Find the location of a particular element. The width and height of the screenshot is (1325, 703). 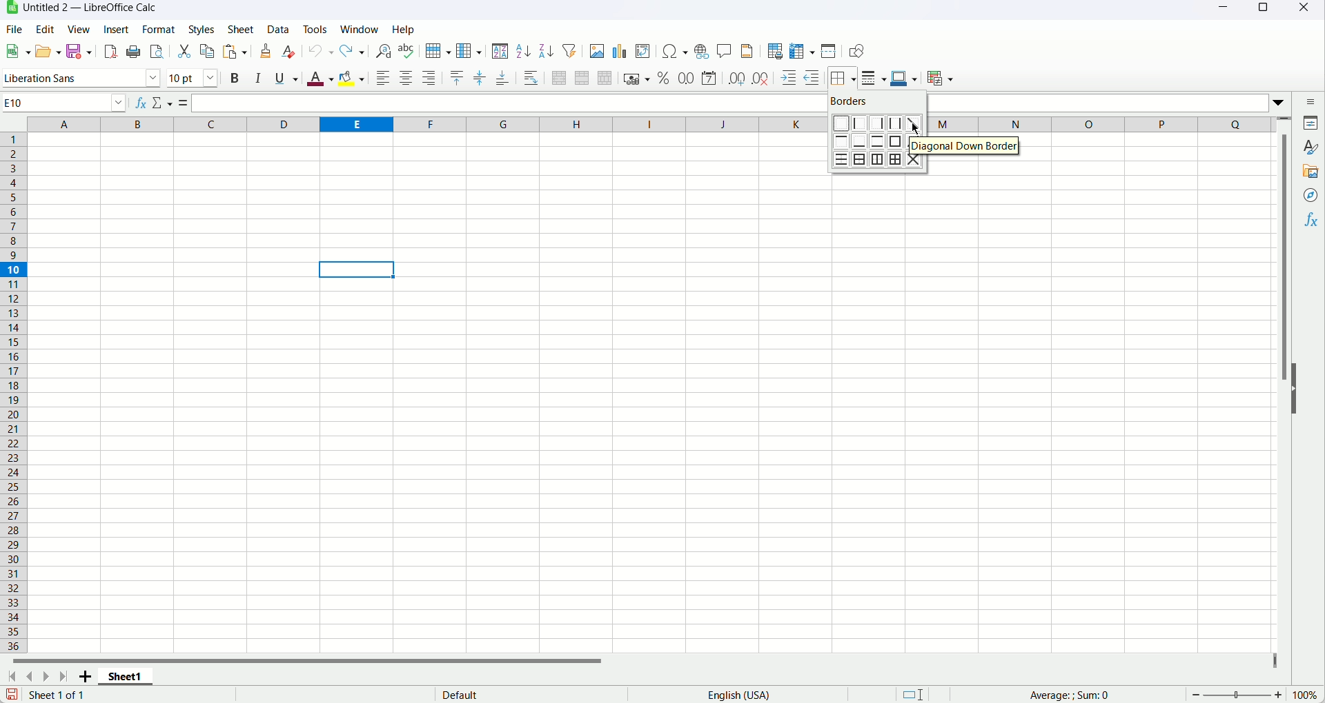

Sort is located at coordinates (500, 50).